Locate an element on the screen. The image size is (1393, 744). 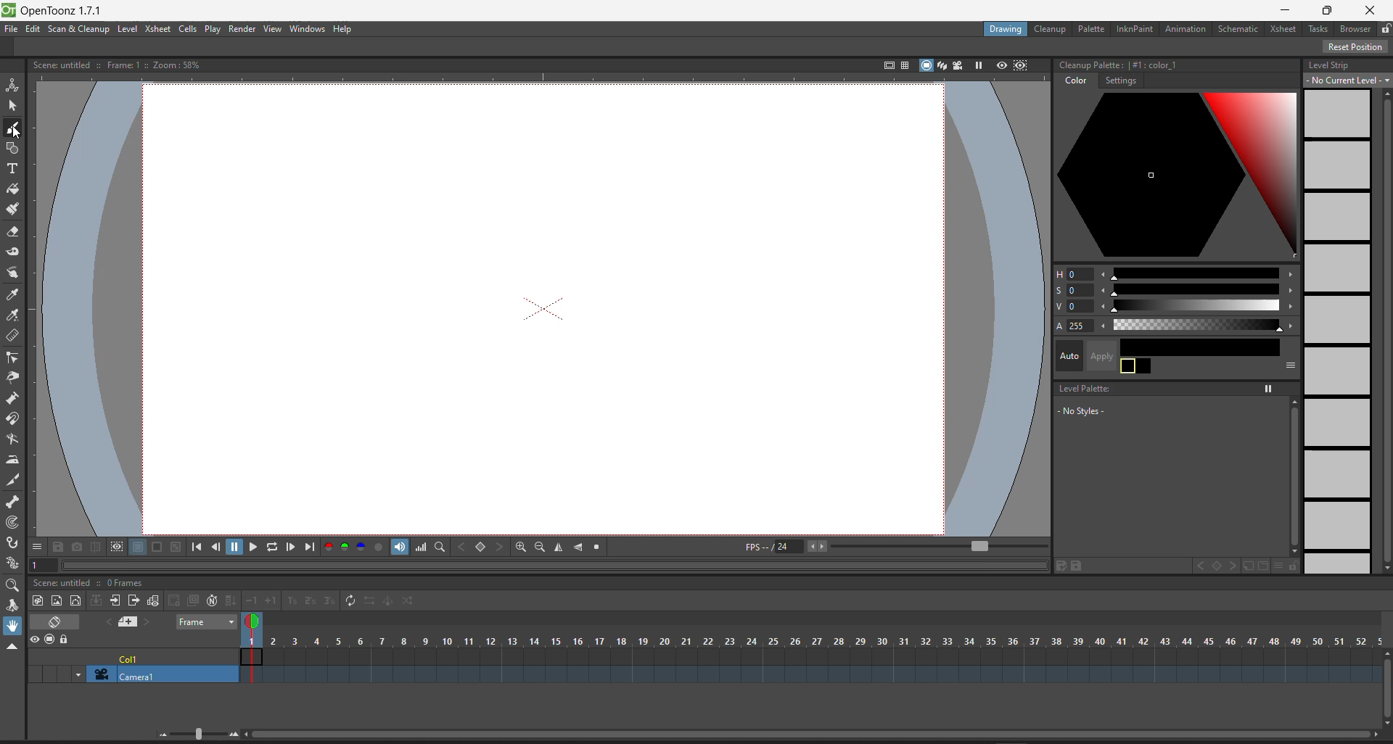
vertical scroll bar is located at coordinates (1384, 686).